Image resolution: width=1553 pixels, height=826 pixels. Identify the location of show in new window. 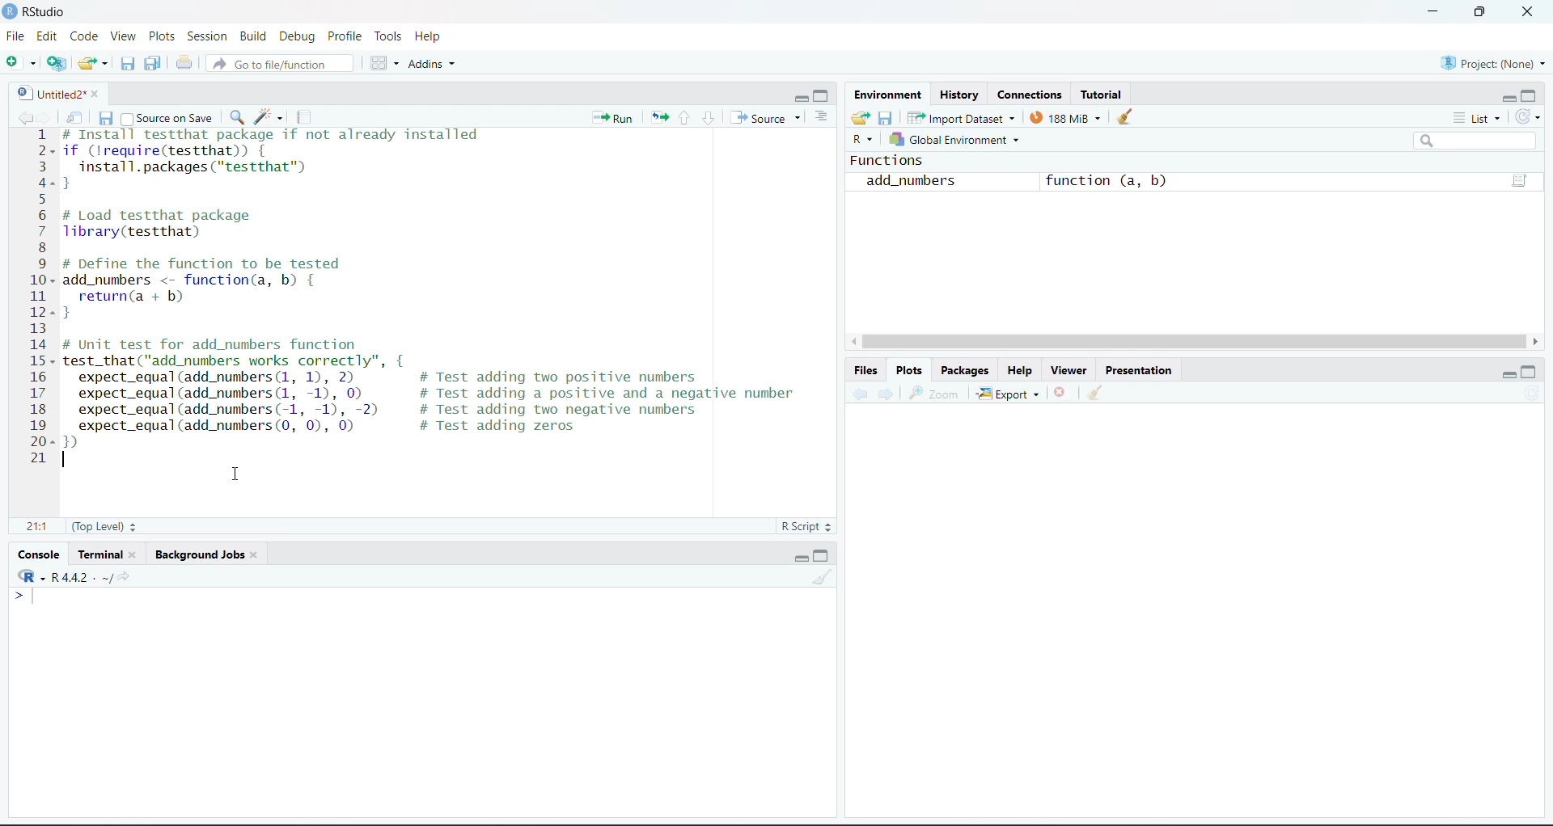
(76, 118).